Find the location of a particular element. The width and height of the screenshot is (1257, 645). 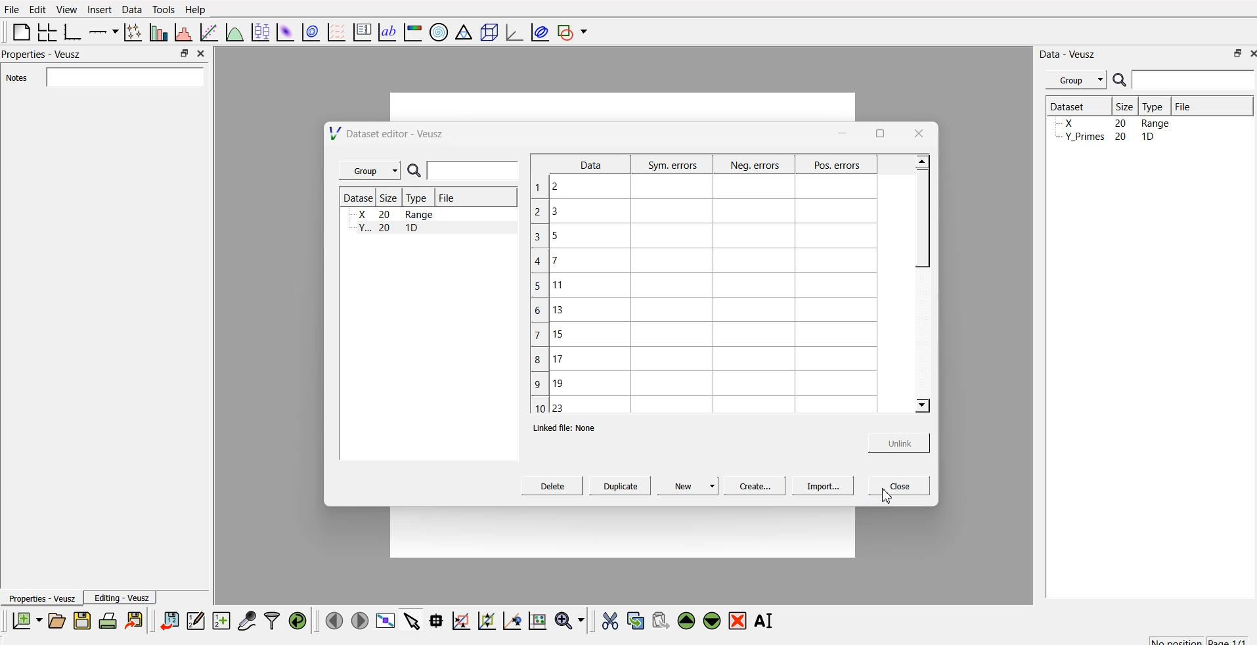

Editing - Veusz is located at coordinates (123, 598).